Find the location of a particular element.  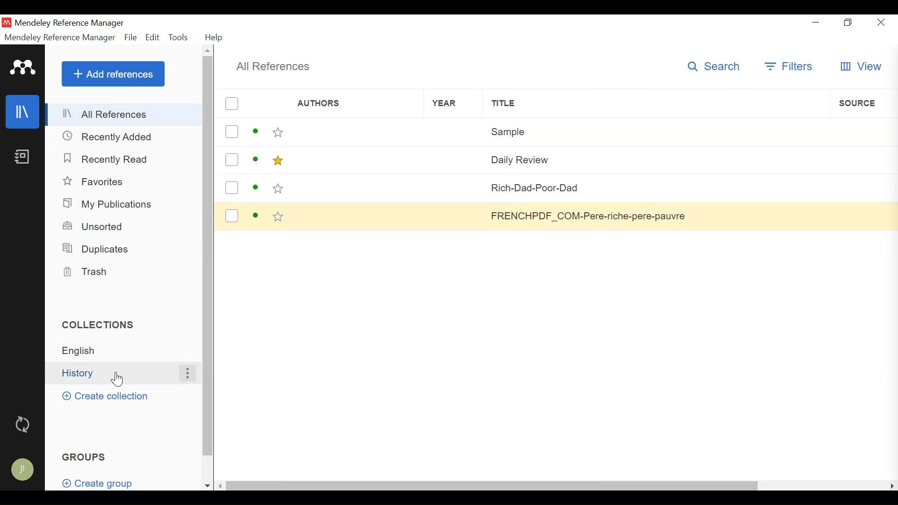

Source is located at coordinates (861, 216).